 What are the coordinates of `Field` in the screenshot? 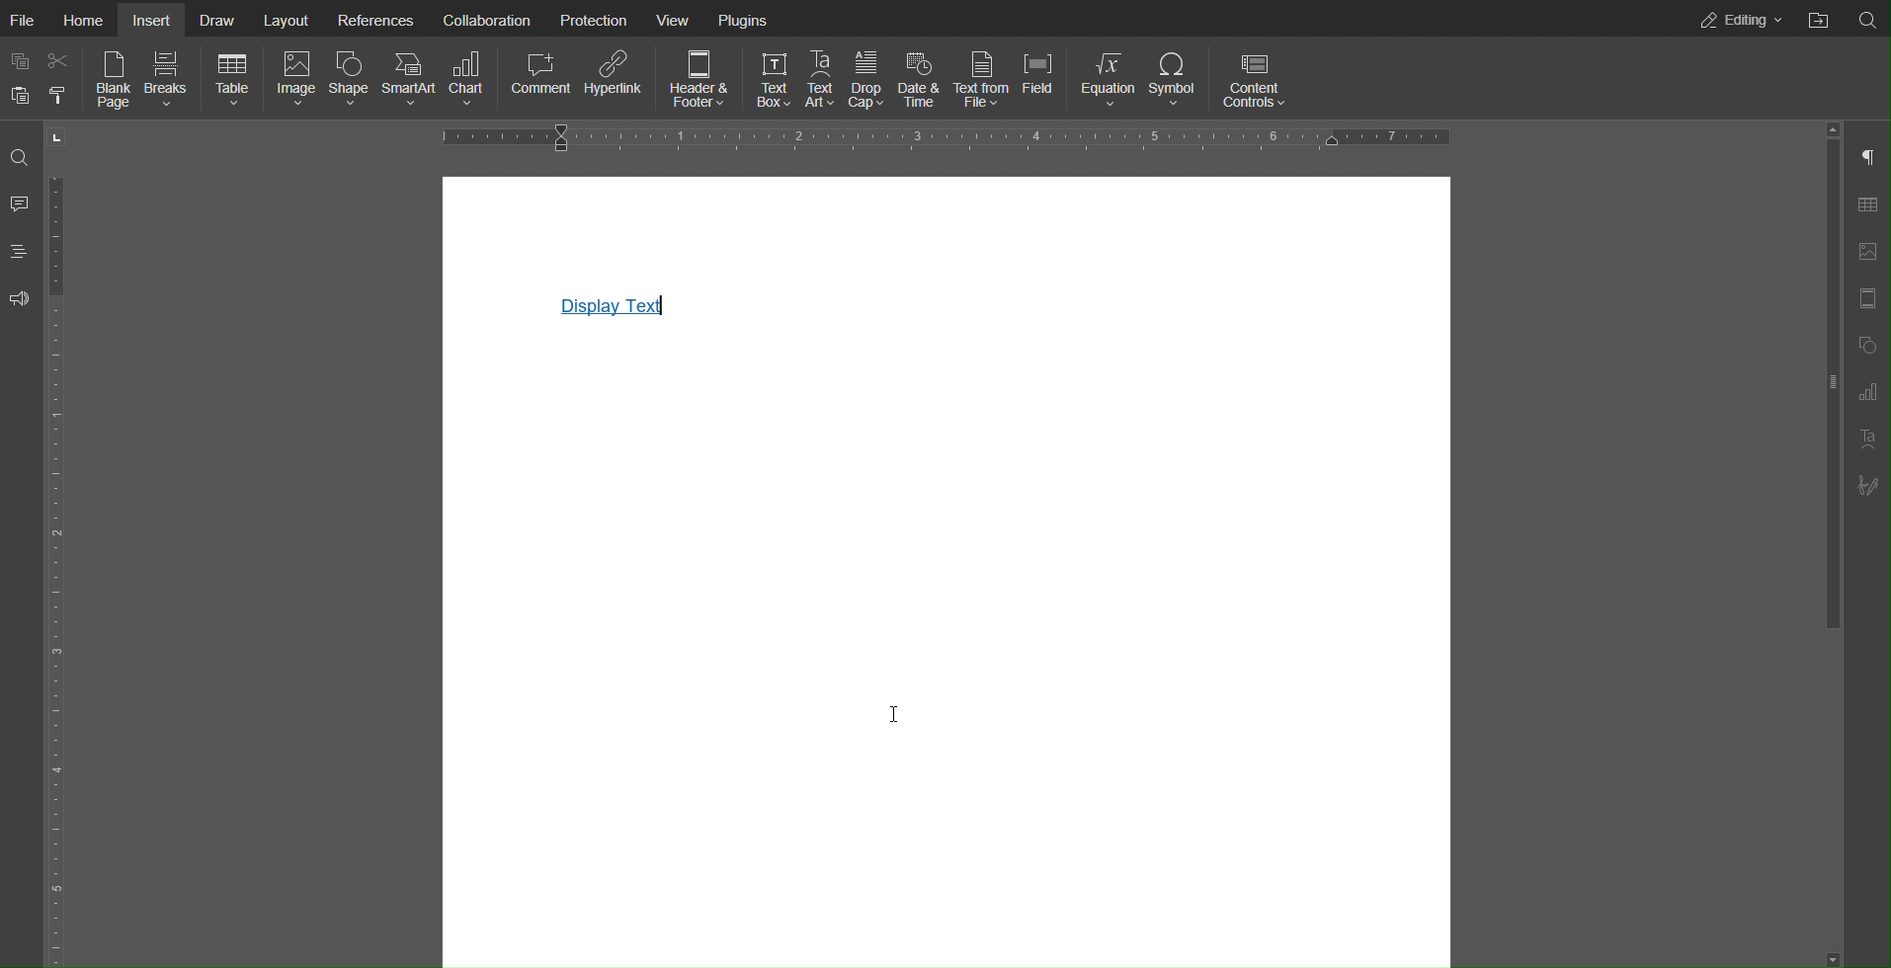 It's located at (1044, 80).